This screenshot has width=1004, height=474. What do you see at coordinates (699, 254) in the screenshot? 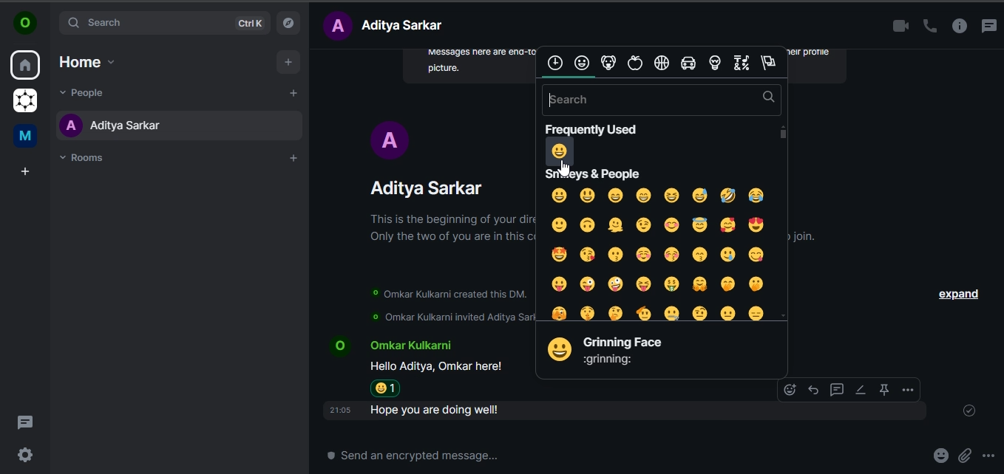
I see `kissing face with smiling face` at bounding box center [699, 254].